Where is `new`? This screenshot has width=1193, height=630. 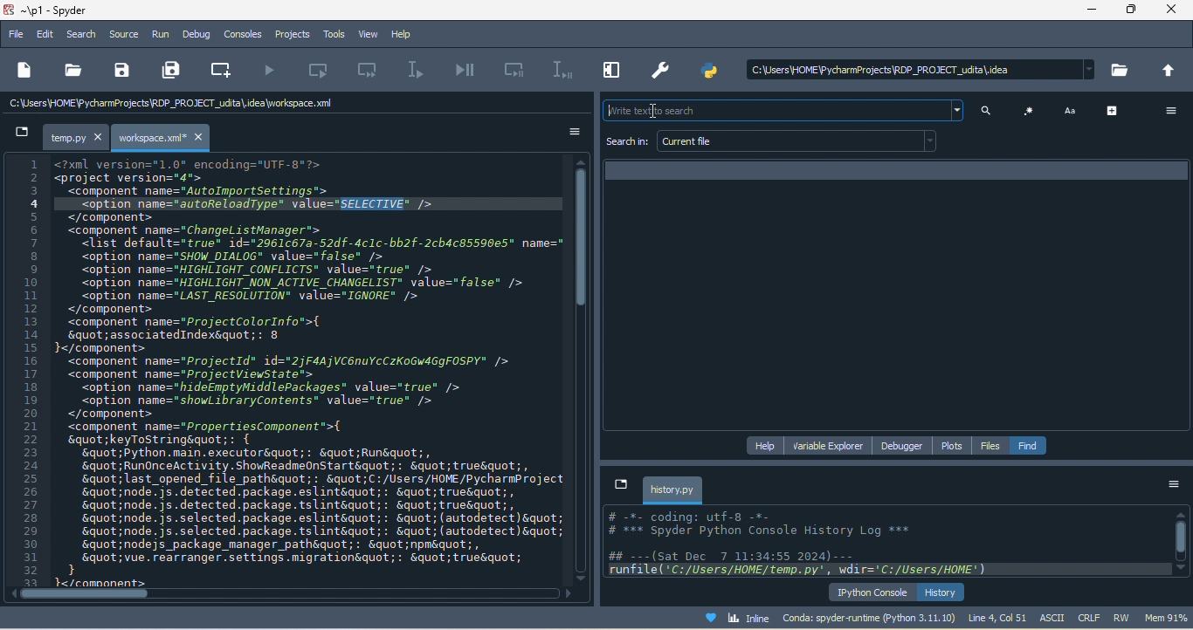
new is located at coordinates (24, 69).